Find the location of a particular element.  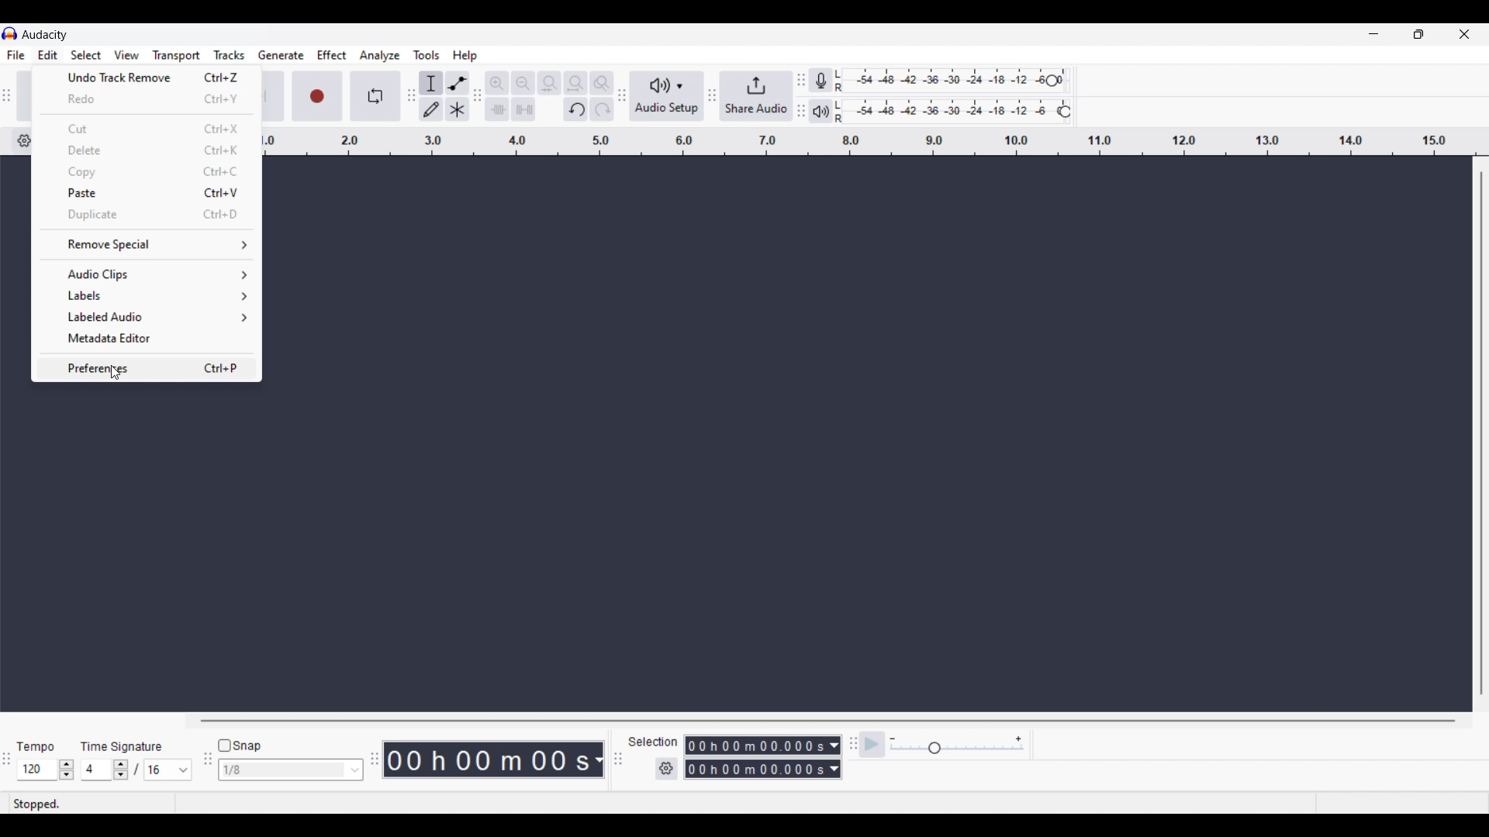

Playback level is located at coordinates (956, 111).